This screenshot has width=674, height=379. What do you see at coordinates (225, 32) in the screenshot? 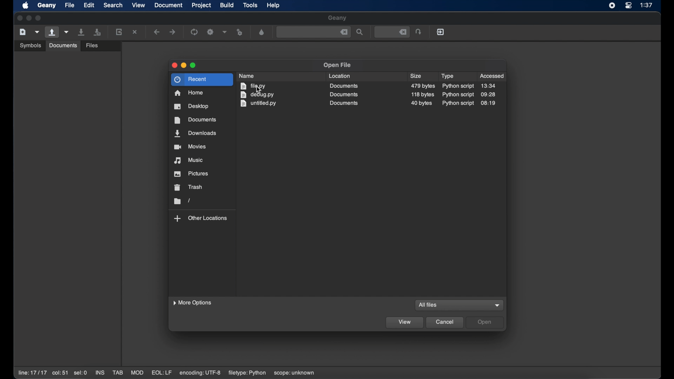
I see `choose more build actions` at bounding box center [225, 32].